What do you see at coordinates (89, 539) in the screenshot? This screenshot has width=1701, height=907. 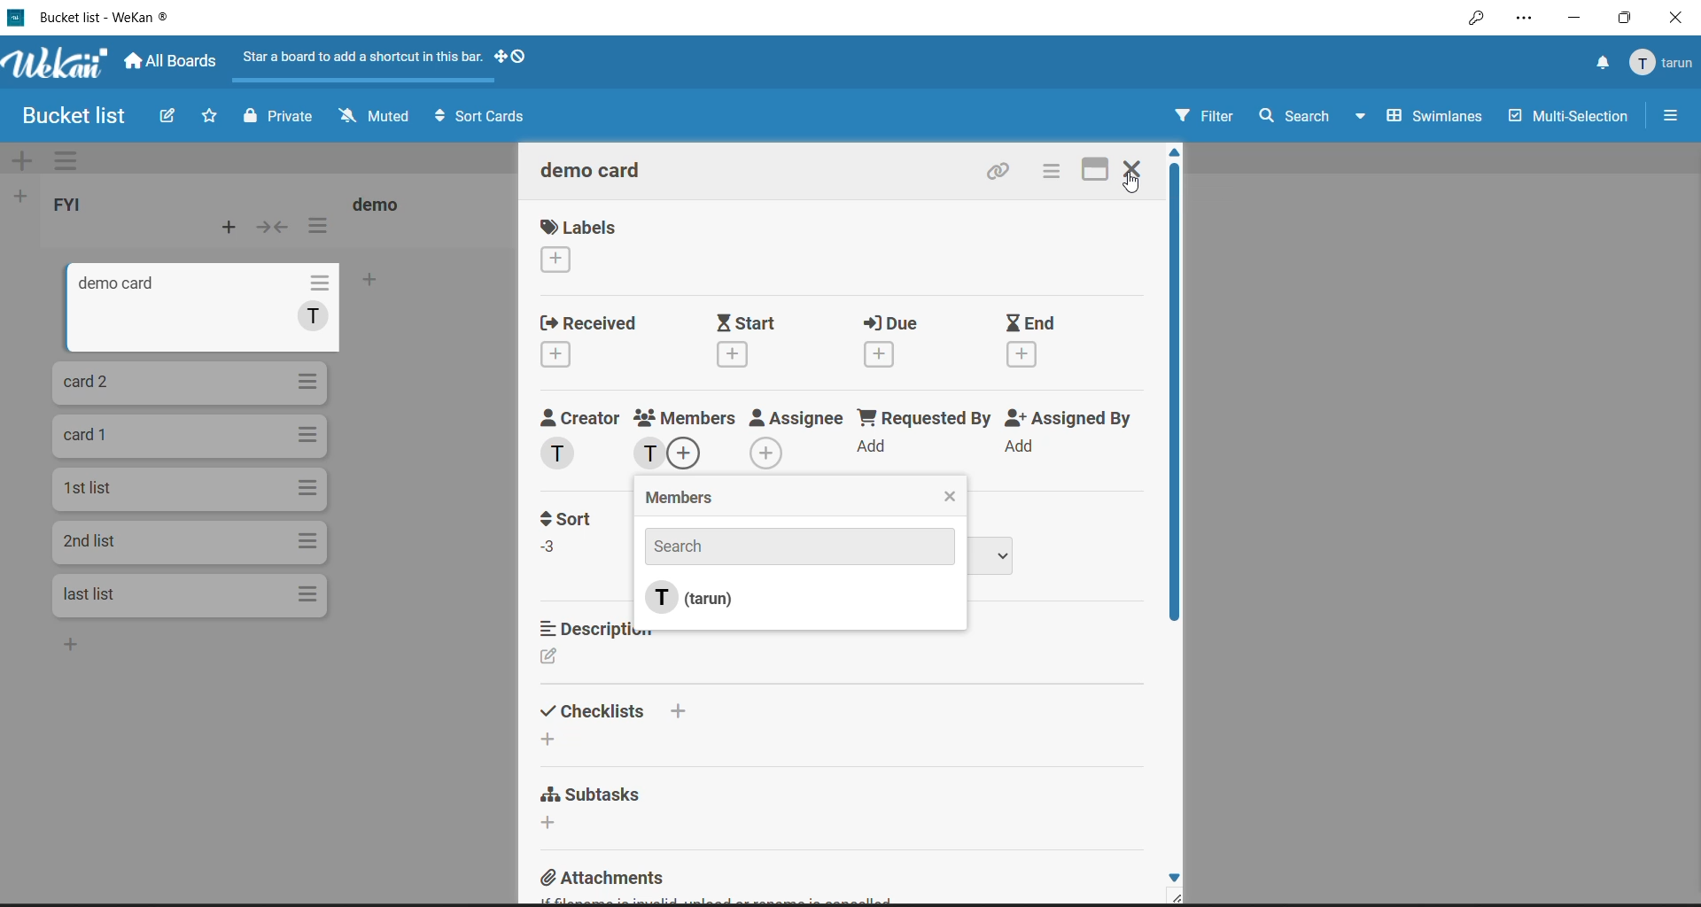 I see `card title` at bounding box center [89, 539].